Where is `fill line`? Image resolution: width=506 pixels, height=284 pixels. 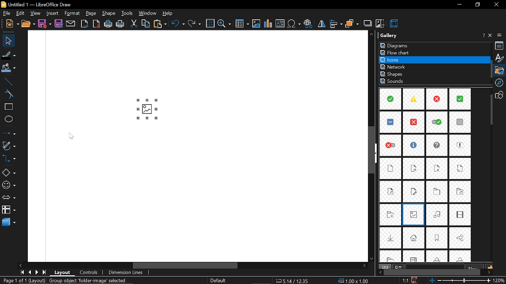
fill line is located at coordinates (8, 54).